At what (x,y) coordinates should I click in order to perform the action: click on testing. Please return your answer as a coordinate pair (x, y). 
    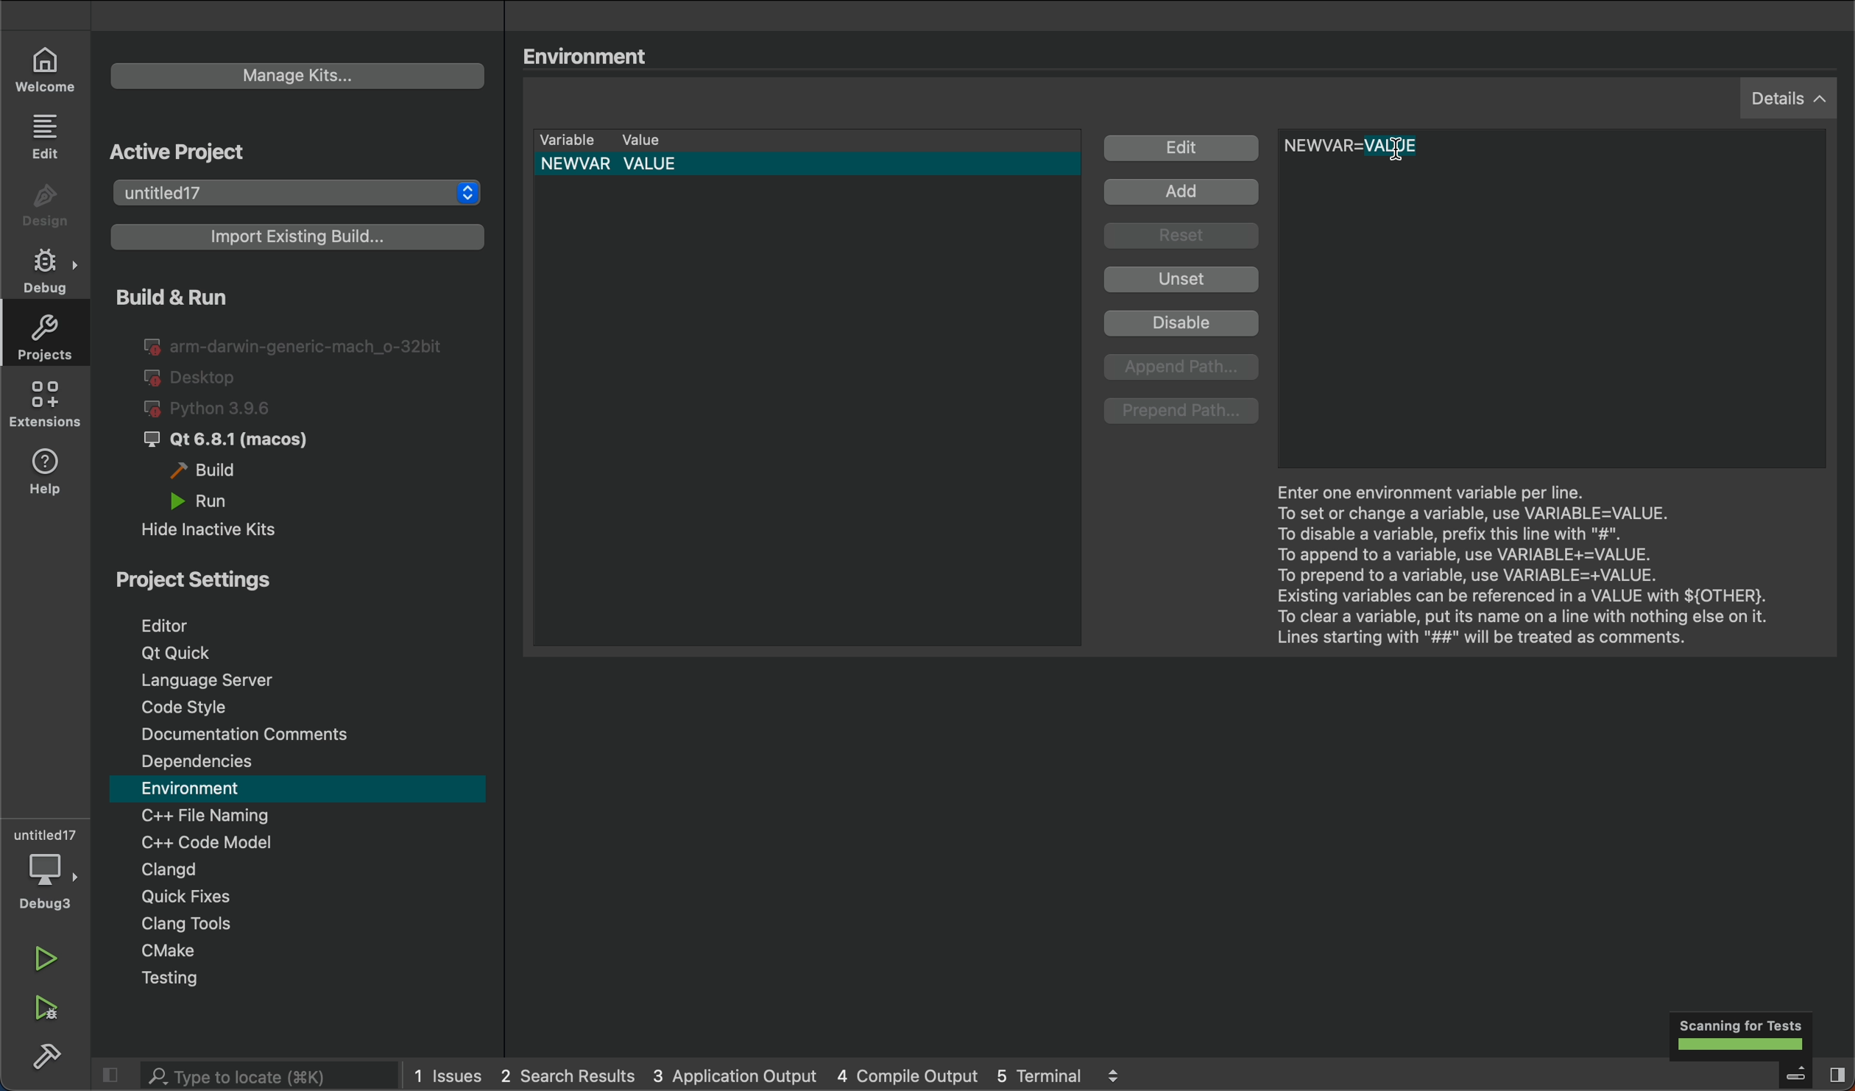
    Looking at the image, I should click on (307, 979).